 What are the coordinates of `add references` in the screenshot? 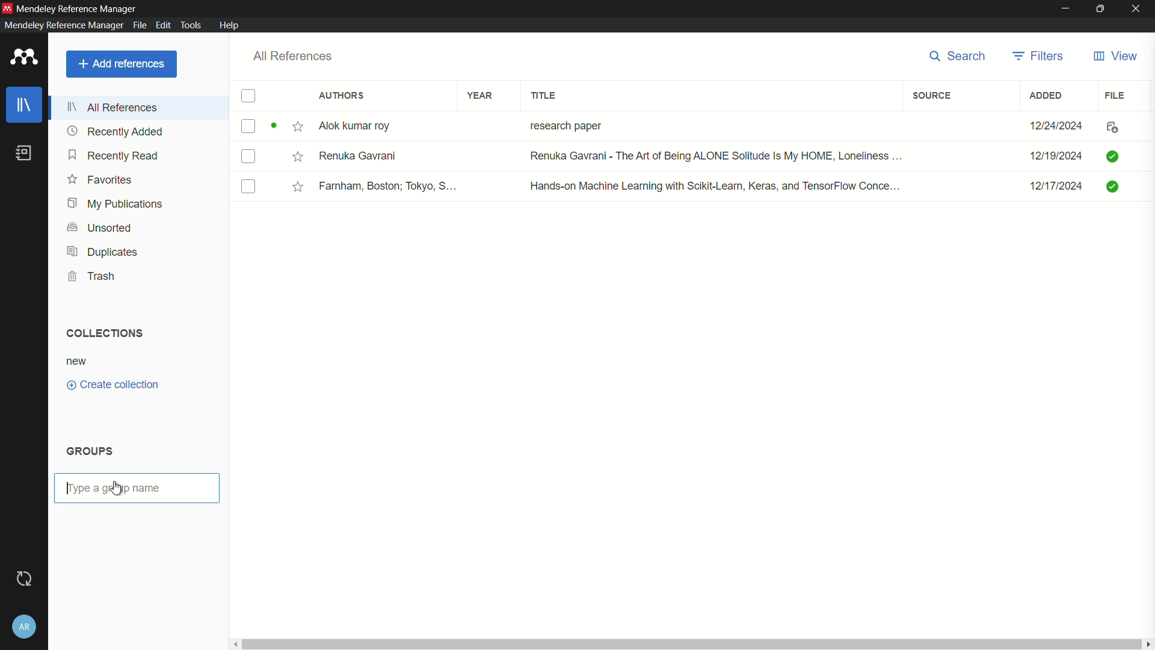 It's located at (122, 64).